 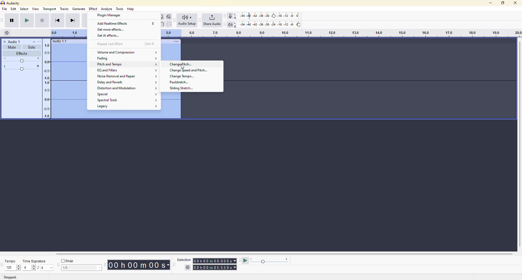 I want to click on expand, so click(x=156, y=65).